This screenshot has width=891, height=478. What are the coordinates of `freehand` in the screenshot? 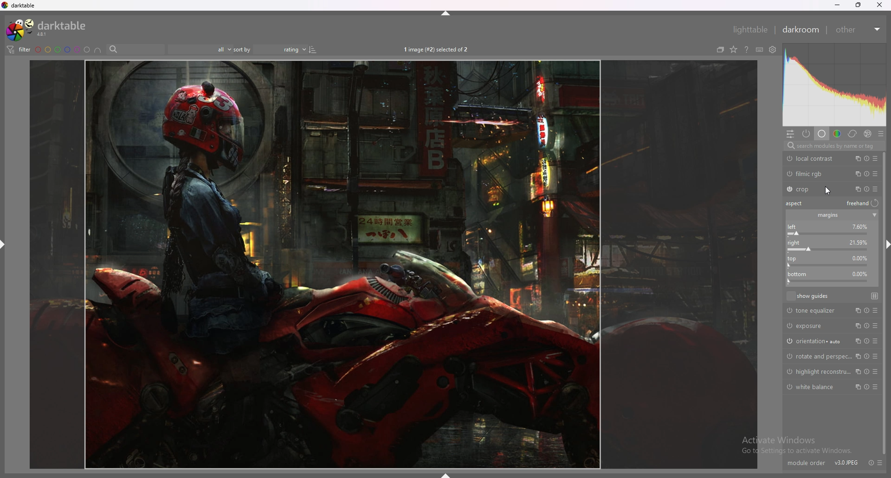 It's located at (864, 204).